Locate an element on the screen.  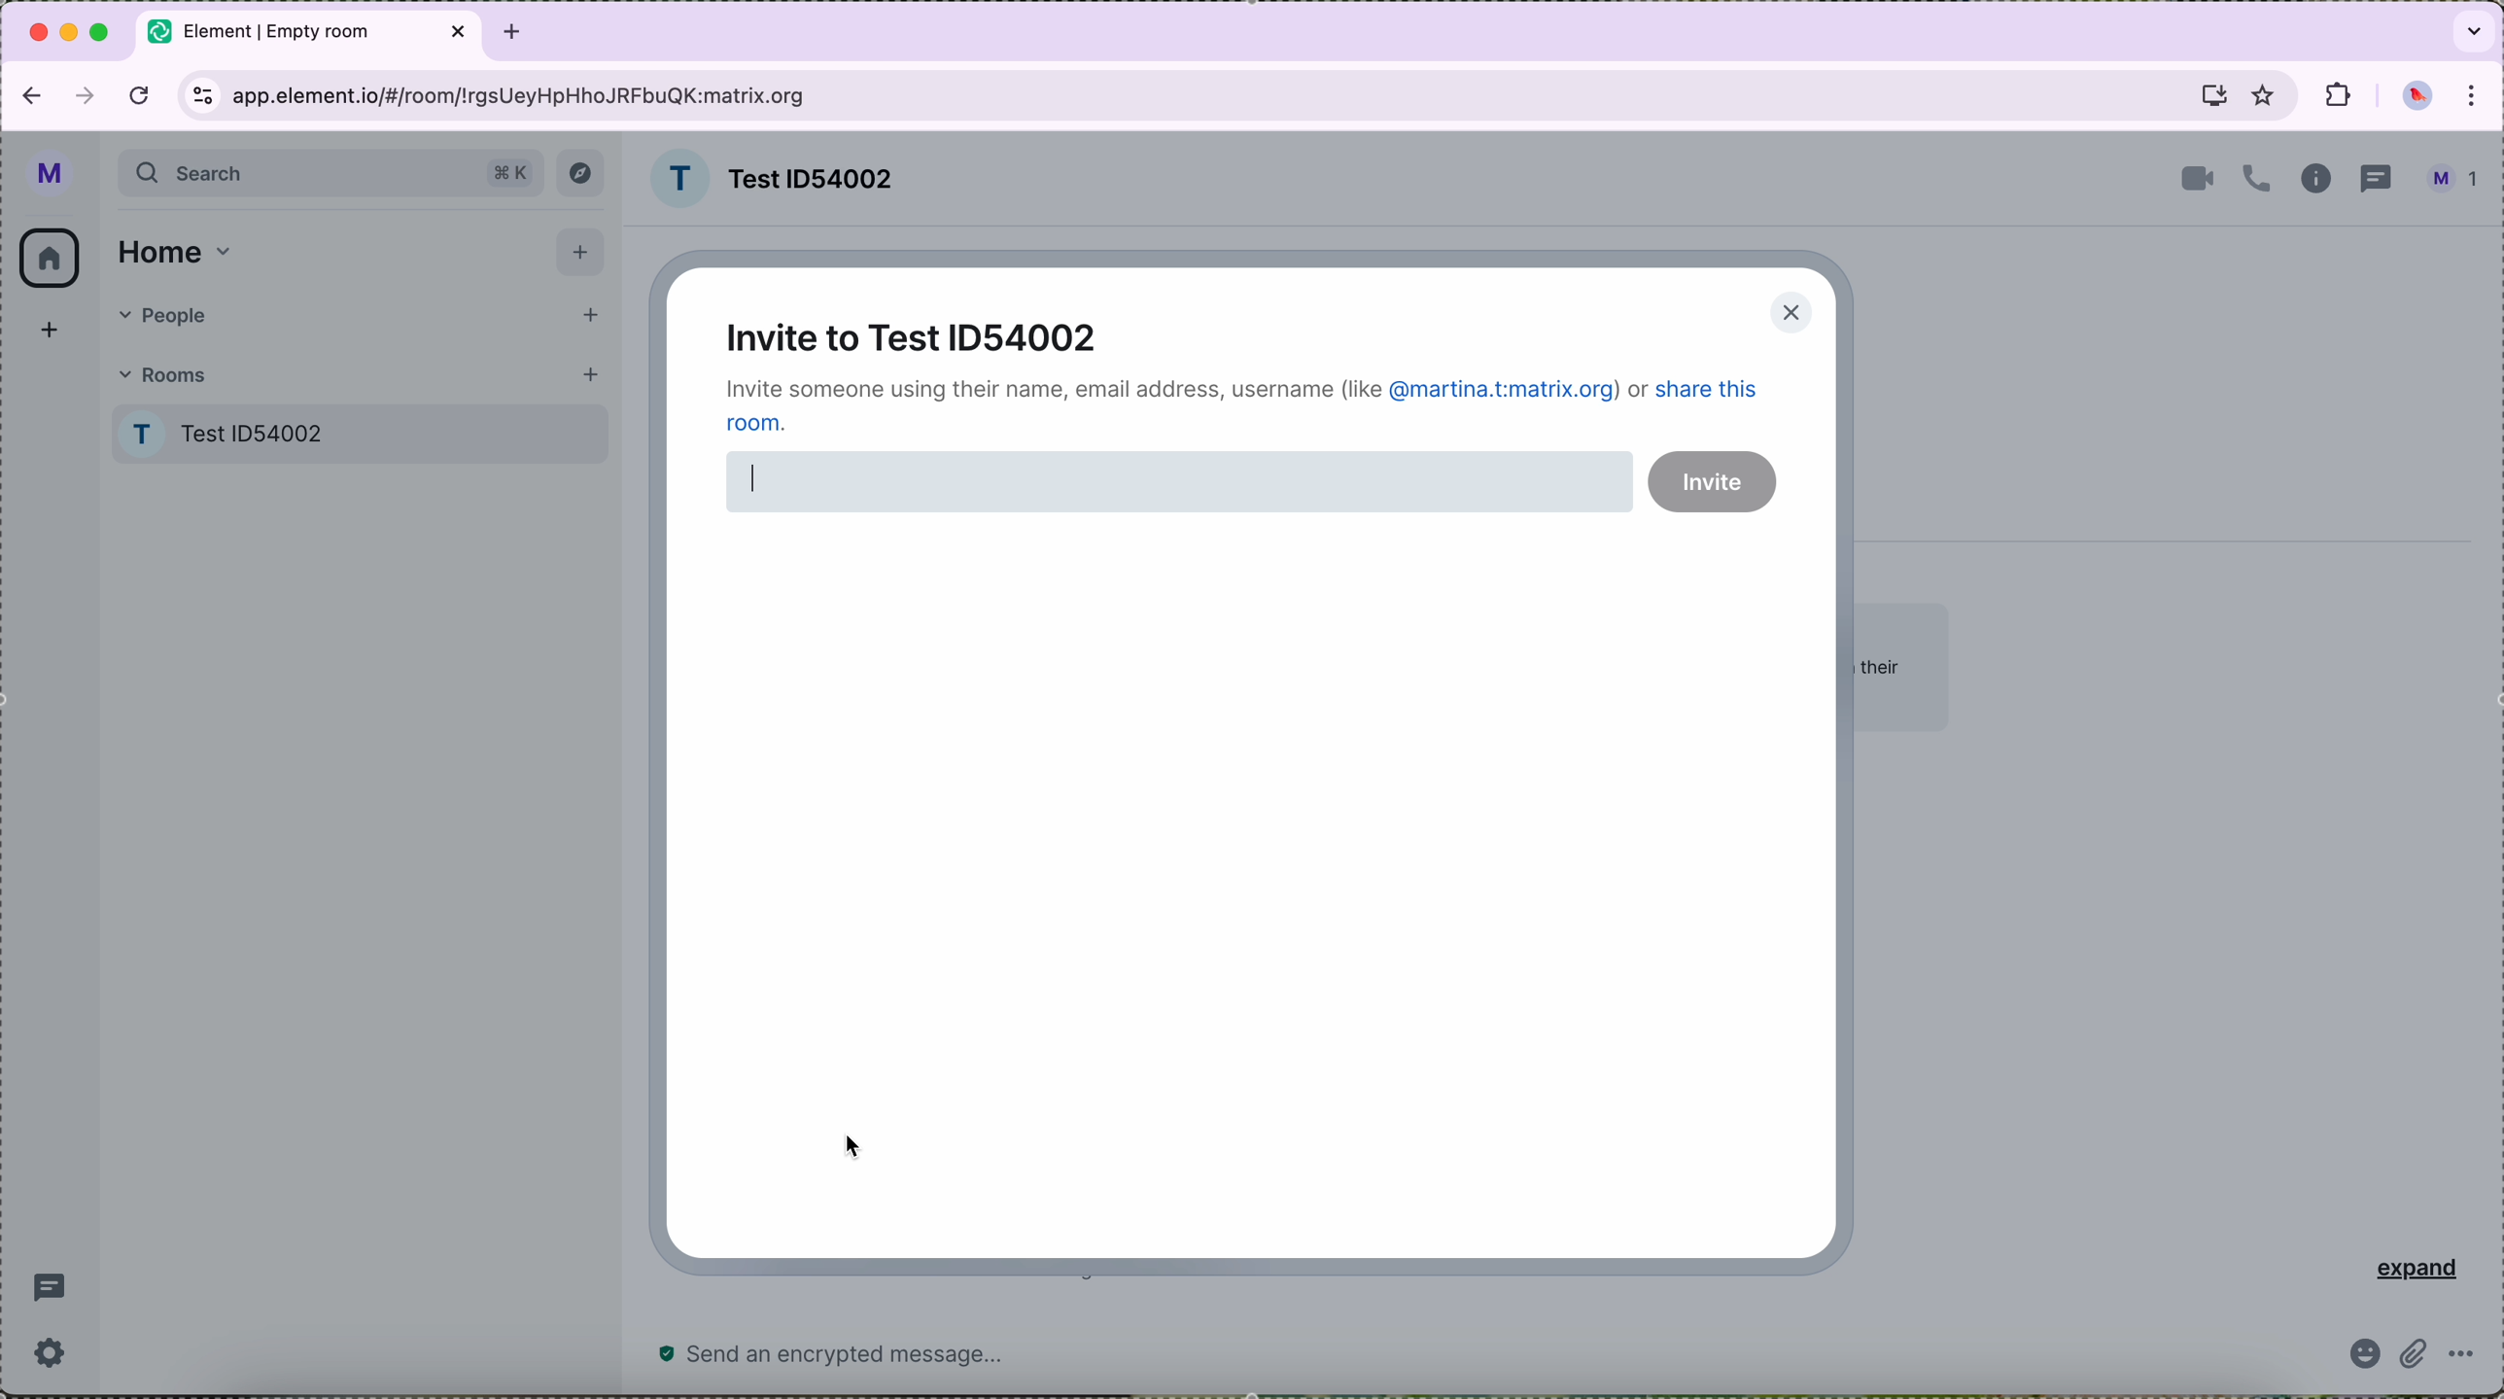
information is located at coordinates (2315, 180).